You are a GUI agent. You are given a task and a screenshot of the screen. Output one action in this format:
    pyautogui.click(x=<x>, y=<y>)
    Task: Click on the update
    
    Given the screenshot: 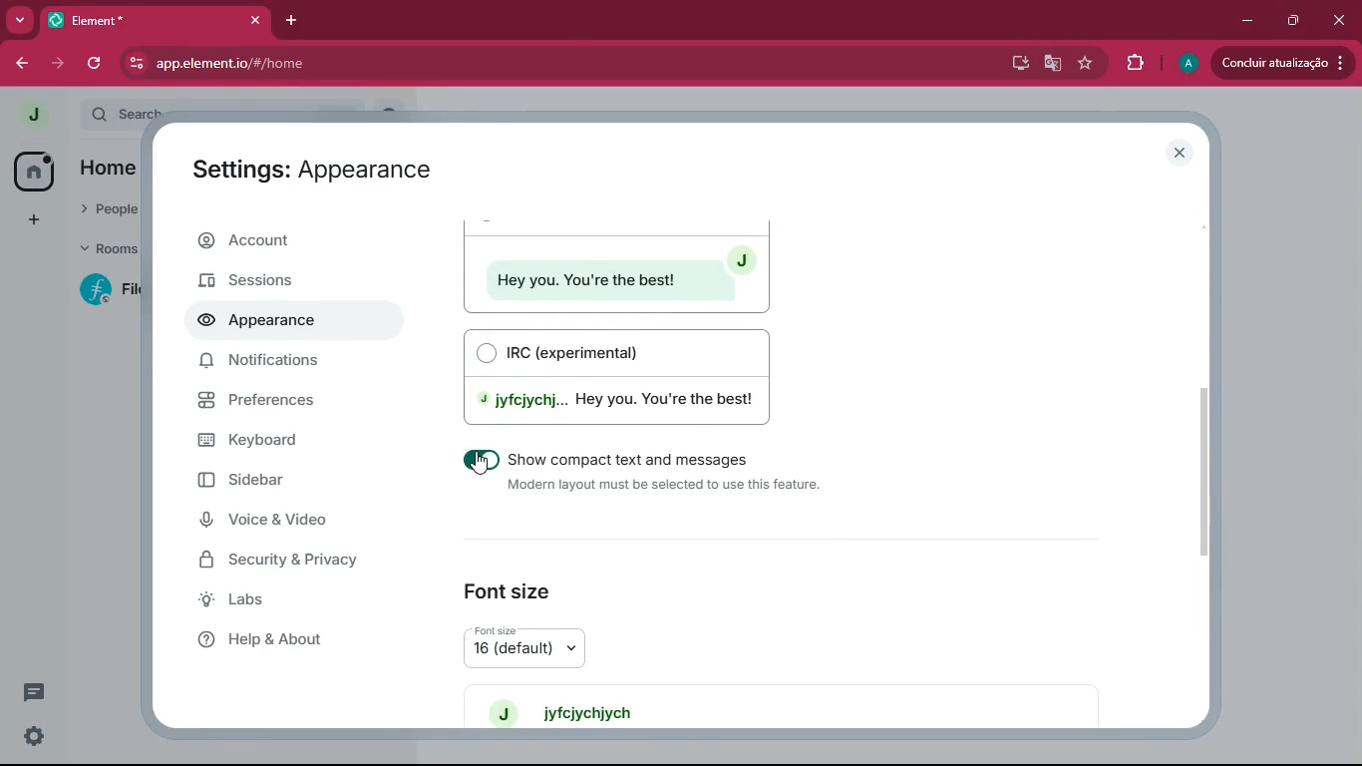 What is the action you would take?
    pyautogui.click(x=1282, y=63)
    